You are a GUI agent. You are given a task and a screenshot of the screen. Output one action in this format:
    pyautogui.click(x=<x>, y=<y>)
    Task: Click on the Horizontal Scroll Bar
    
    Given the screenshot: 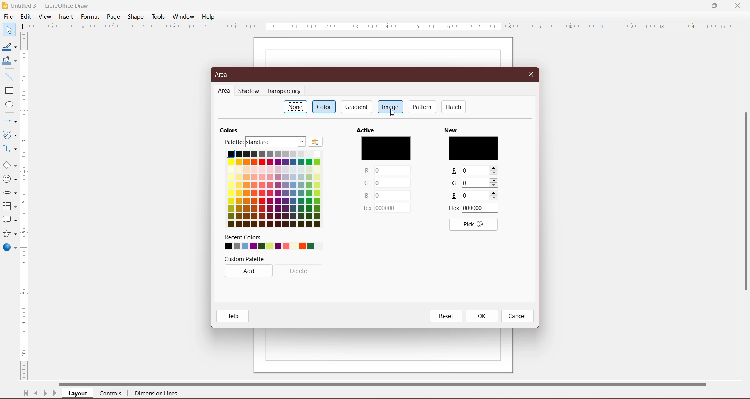 What is the action you would take?
    pyautogui.click(x=391, y=383)
    